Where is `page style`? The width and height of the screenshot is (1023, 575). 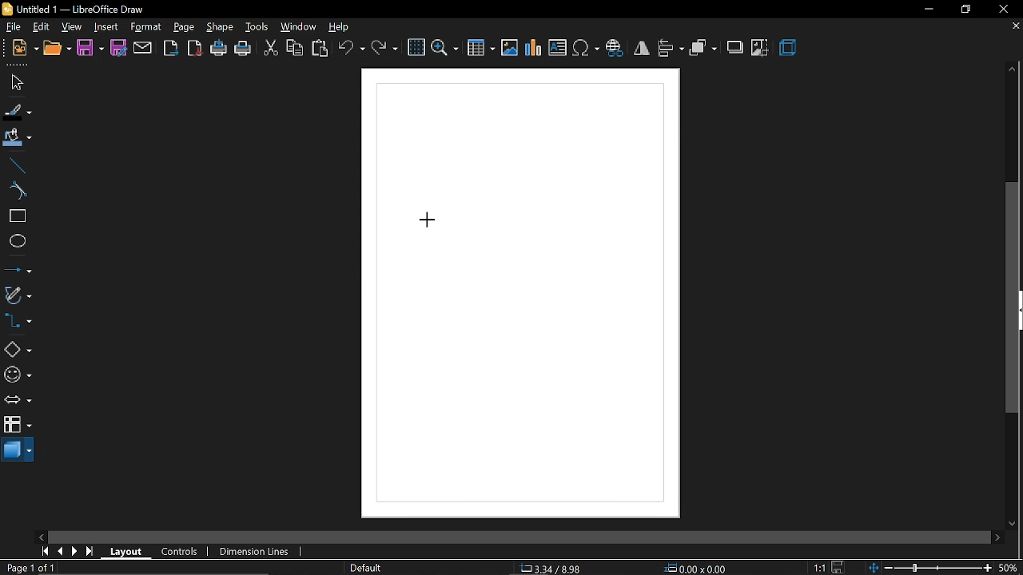
page style is located at coordinates (366, 568).